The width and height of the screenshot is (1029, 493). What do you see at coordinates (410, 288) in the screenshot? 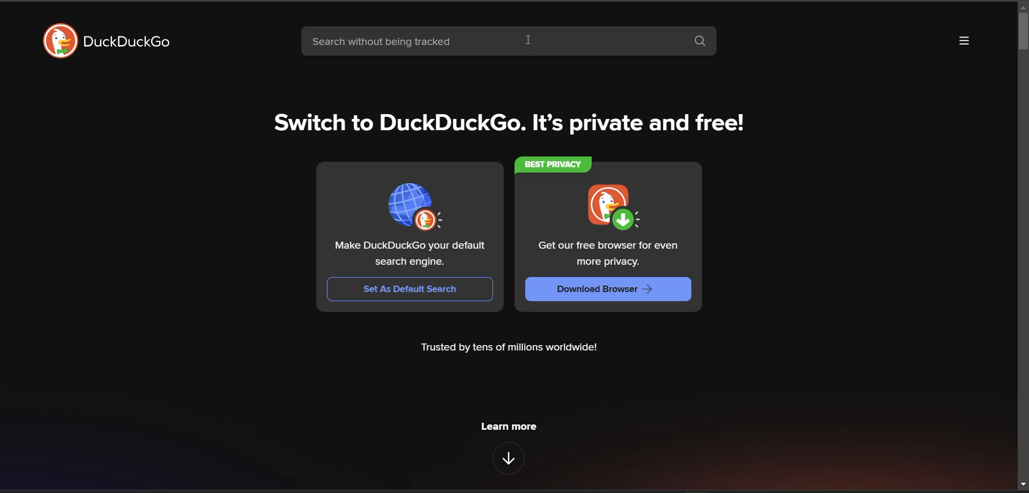
I see `set as default search` at bounding box center [410, 288].